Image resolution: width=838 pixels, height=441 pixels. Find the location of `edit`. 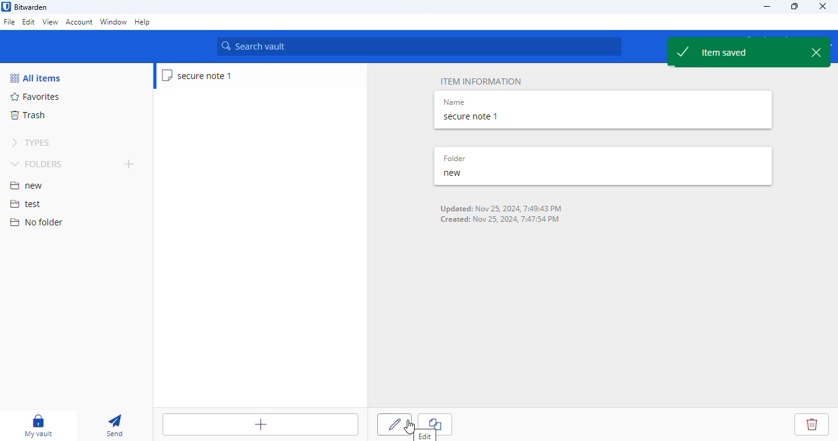

edit is located at coordinates (394, 424).